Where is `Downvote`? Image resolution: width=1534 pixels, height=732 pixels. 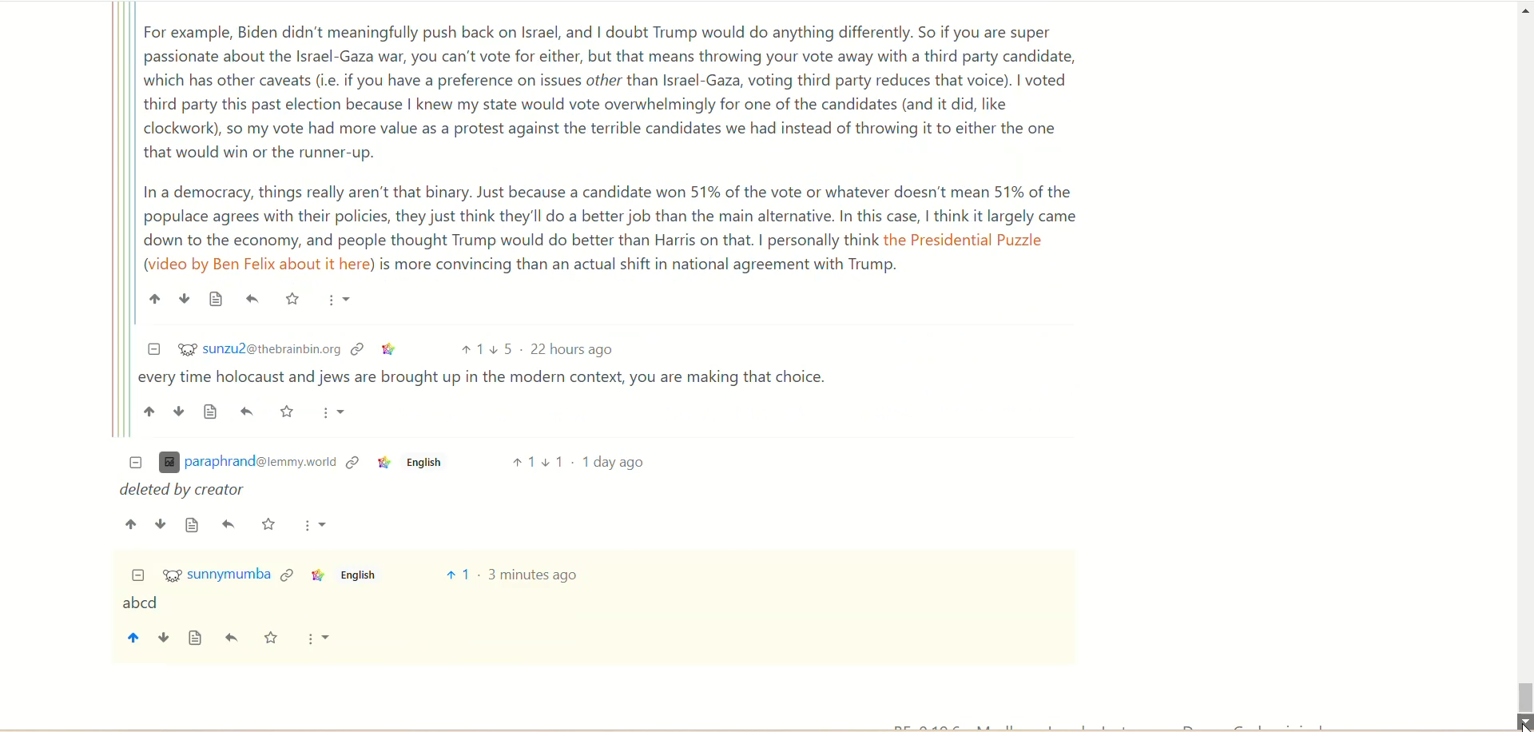
Downvote is located at coordinates (161, 524).